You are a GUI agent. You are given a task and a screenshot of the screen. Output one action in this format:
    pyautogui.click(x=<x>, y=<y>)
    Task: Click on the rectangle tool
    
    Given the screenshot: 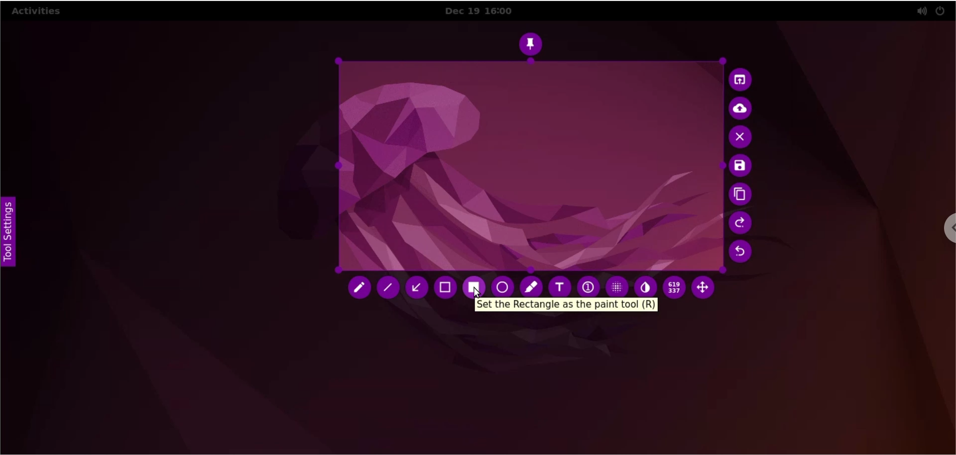 What is the action you would take?
    pyautogui.click(x=475, y=284)
    